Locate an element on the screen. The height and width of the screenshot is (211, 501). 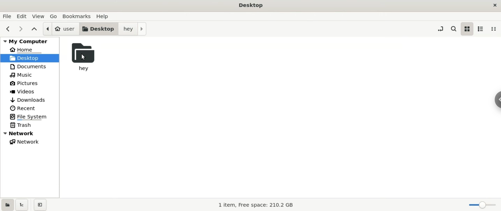
1 item, Free spcae:210.2 GB is located at coordinates (253, 205).